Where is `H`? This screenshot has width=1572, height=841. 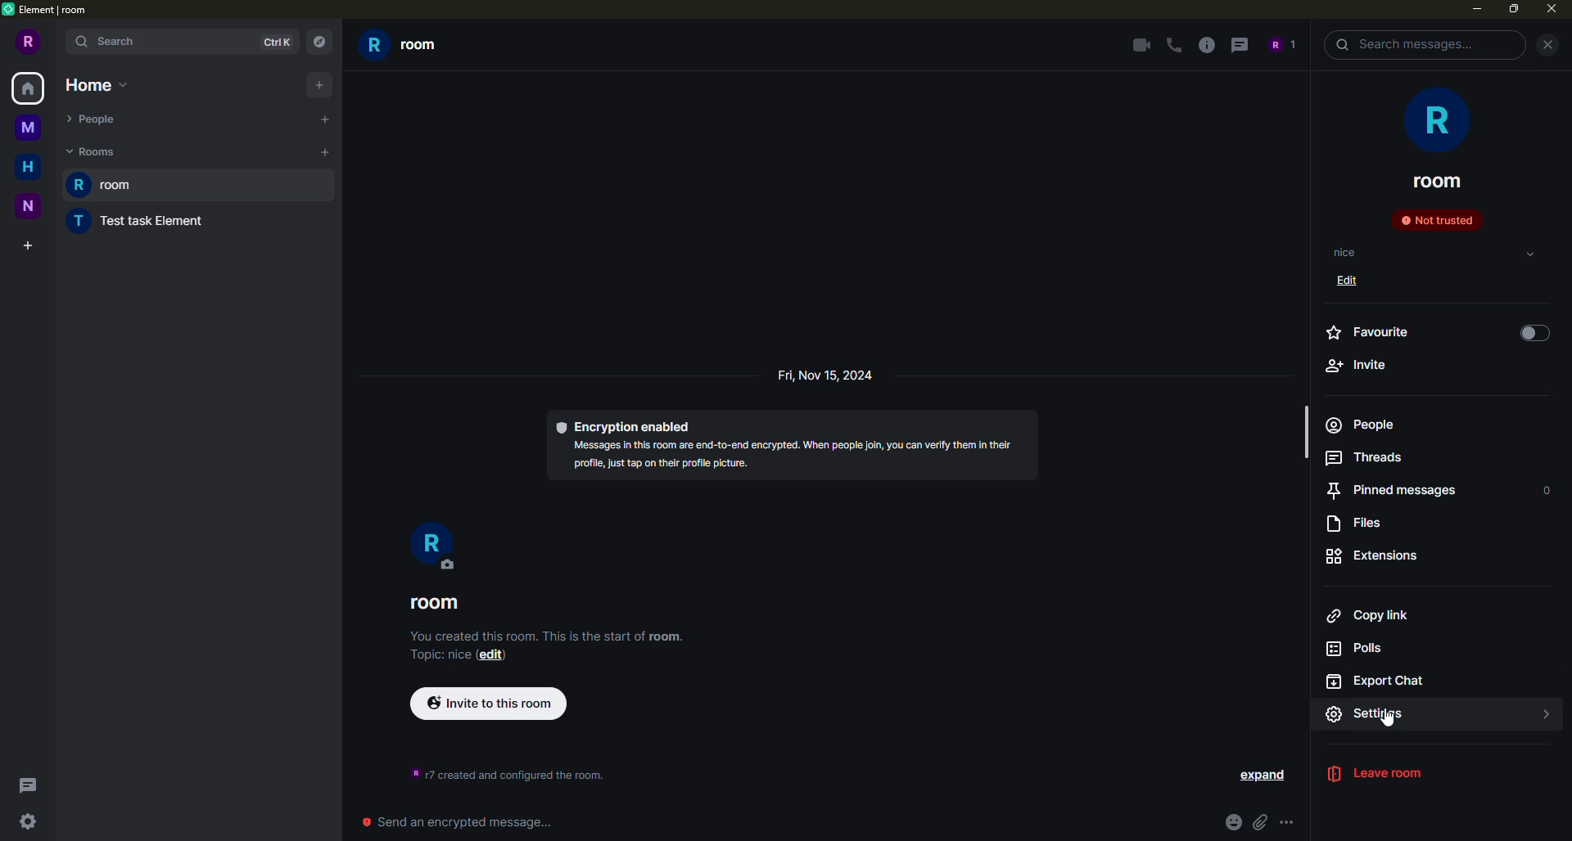 H is located at coordinates (27, 167).